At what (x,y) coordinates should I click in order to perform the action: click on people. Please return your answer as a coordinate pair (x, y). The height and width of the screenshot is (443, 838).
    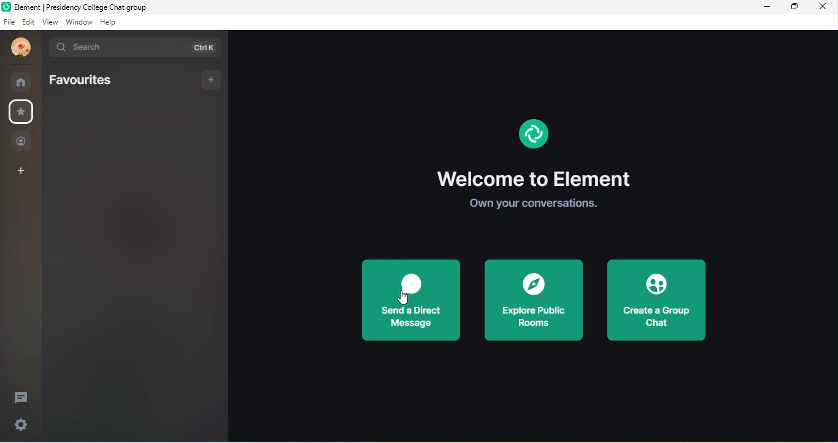
    Looking at the image, I should click on (22, 142).